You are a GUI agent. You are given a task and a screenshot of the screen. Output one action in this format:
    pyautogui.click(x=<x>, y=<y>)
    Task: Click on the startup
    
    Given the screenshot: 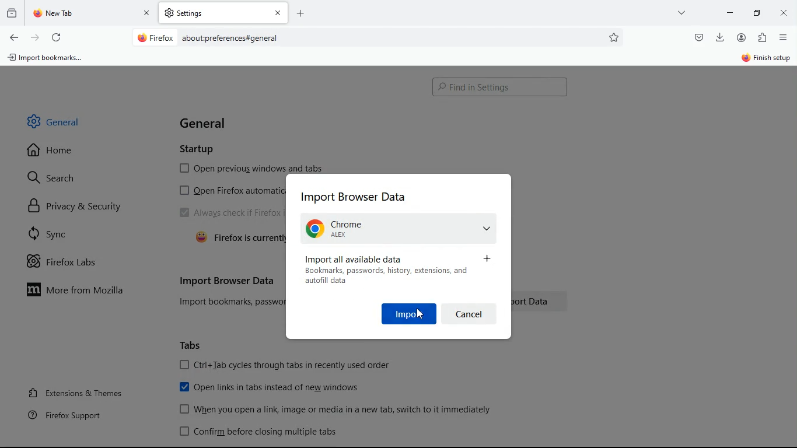 What is the action you would take?
    pyautogui.click(x=200, y=147)
    